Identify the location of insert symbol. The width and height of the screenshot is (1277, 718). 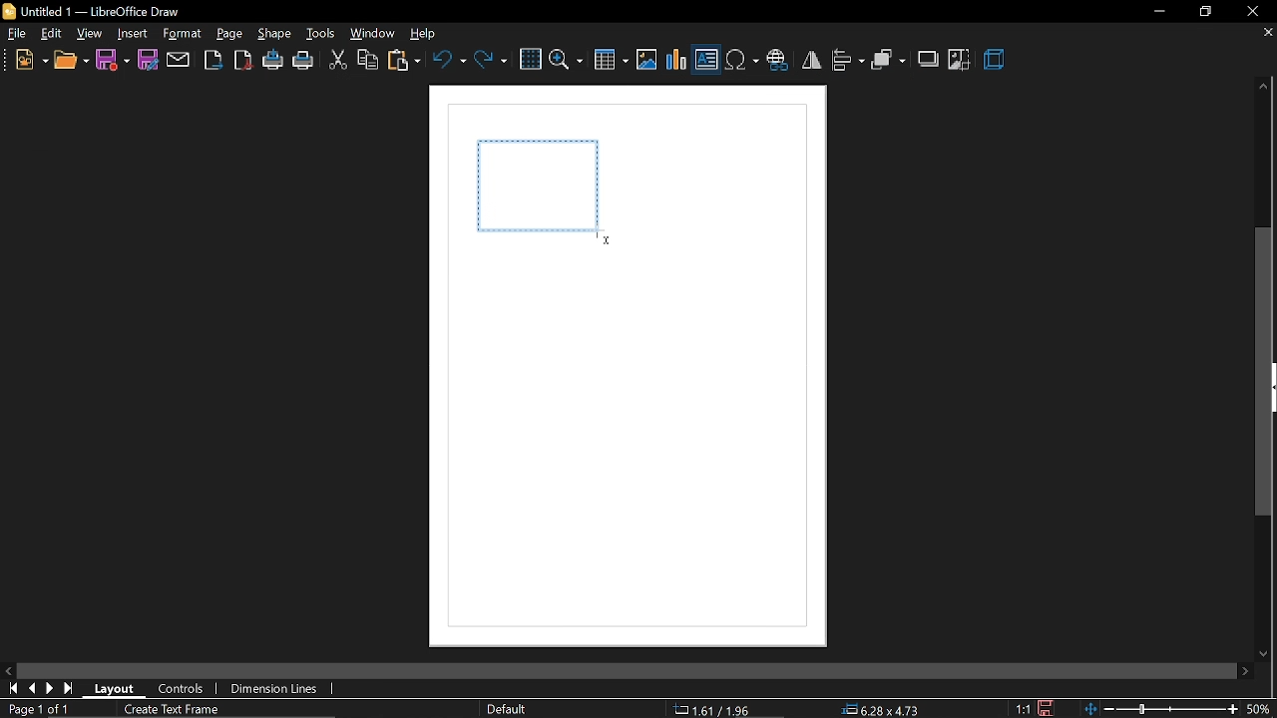
(741, 61).